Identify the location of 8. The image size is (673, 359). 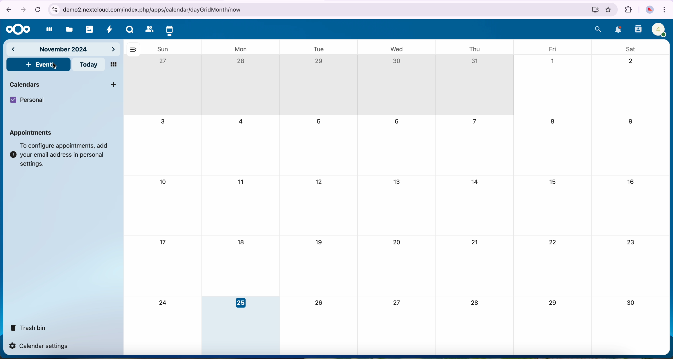
(554, 123).